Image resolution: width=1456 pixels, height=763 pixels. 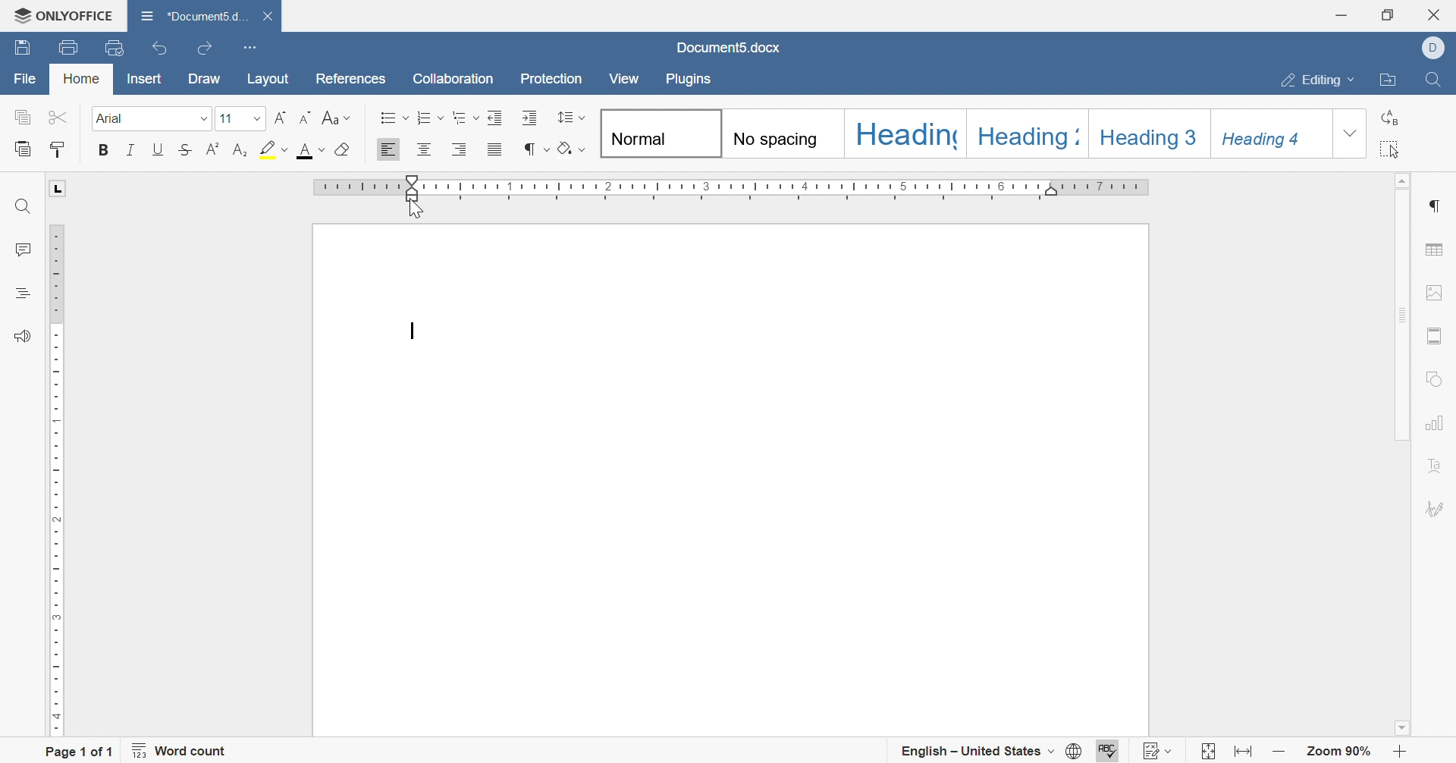 What do you see at coordinates (130, 150) in the screenshot?
I see `italic` at bounding box center [130, 150].